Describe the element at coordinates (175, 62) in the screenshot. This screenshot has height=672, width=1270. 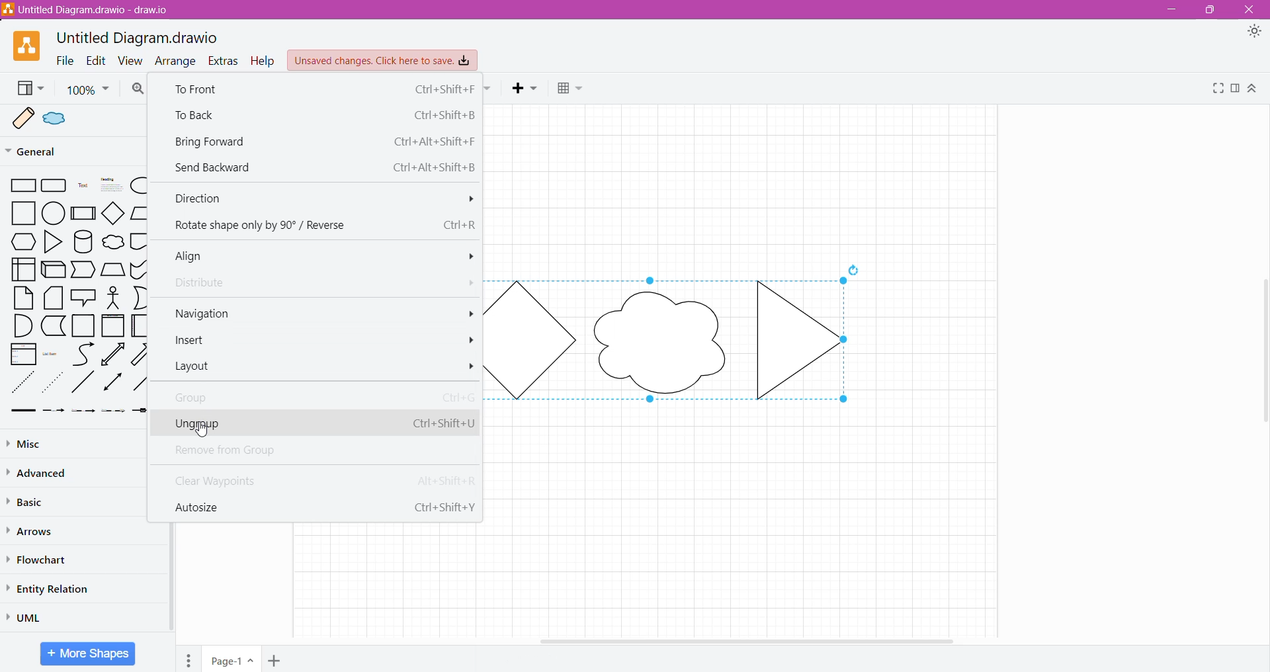
I see `Arrange` at that location.